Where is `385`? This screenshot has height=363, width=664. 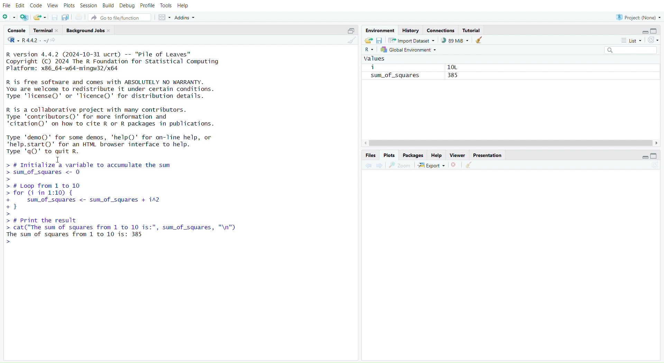 385 is located at coordinates (451, 75).